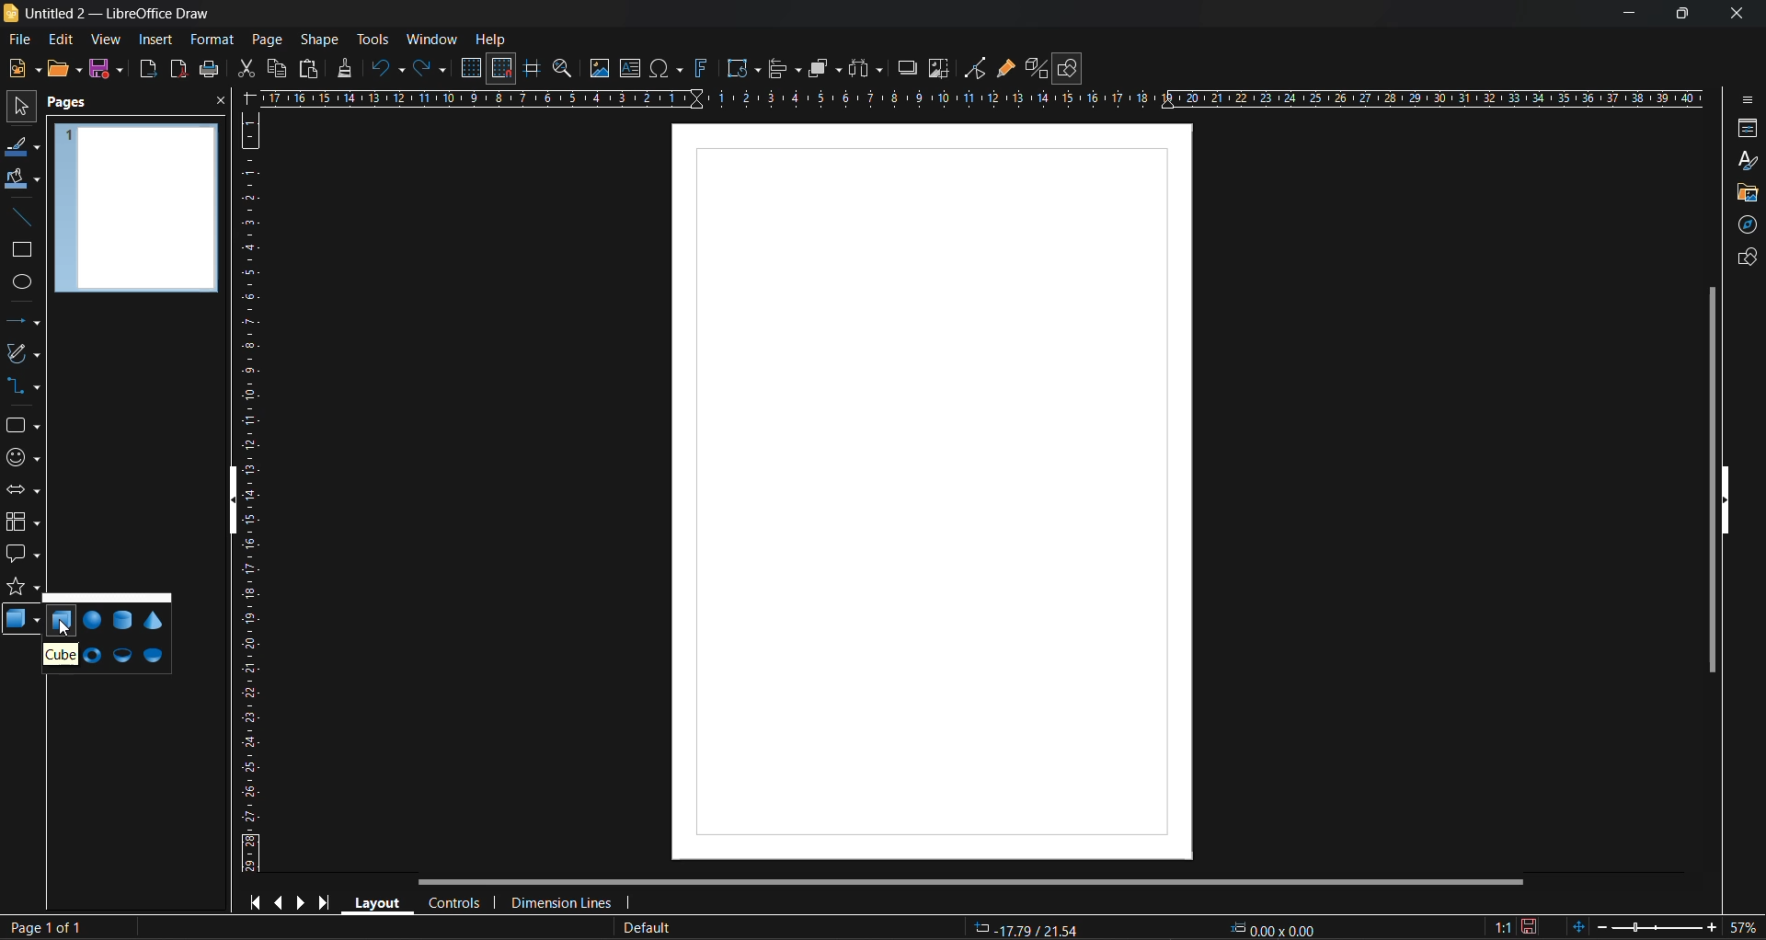  What do you see at coordinates (24, 556) in the screenshot?
I see `callout shapes` at bounding box center [24, 556].